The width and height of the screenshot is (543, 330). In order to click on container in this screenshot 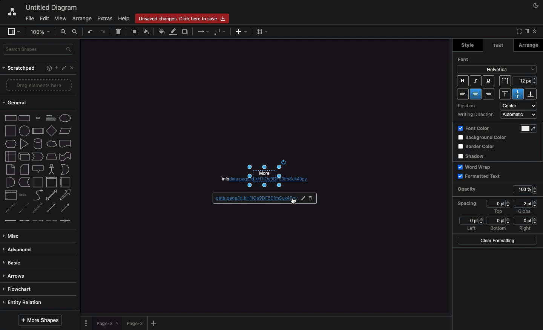, I will do `click(38, 182)`.